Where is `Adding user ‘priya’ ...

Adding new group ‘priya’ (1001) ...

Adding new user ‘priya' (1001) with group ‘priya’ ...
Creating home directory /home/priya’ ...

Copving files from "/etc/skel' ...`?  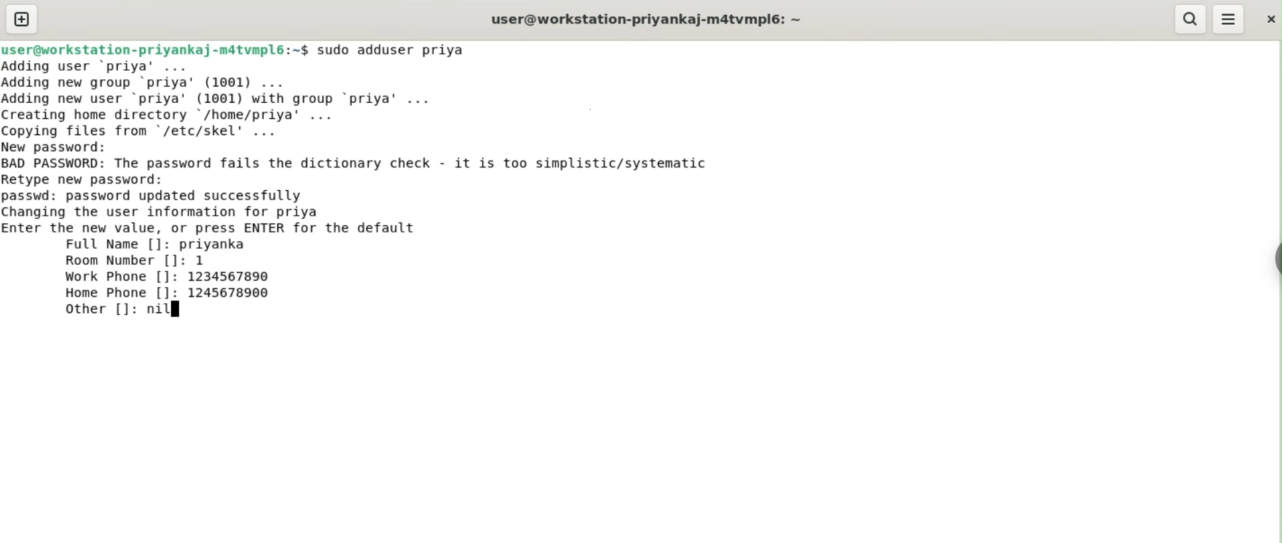
Adding user ‘priya’ ...

Adding new group ‘priya’ (1001) ...

Adding new user ‘priya' (1001) with group ‘priya’ ...
Creating home directory /home/priya’ ...

Copving files from "/etc/skel' ... is located at coordinates (260, 97).